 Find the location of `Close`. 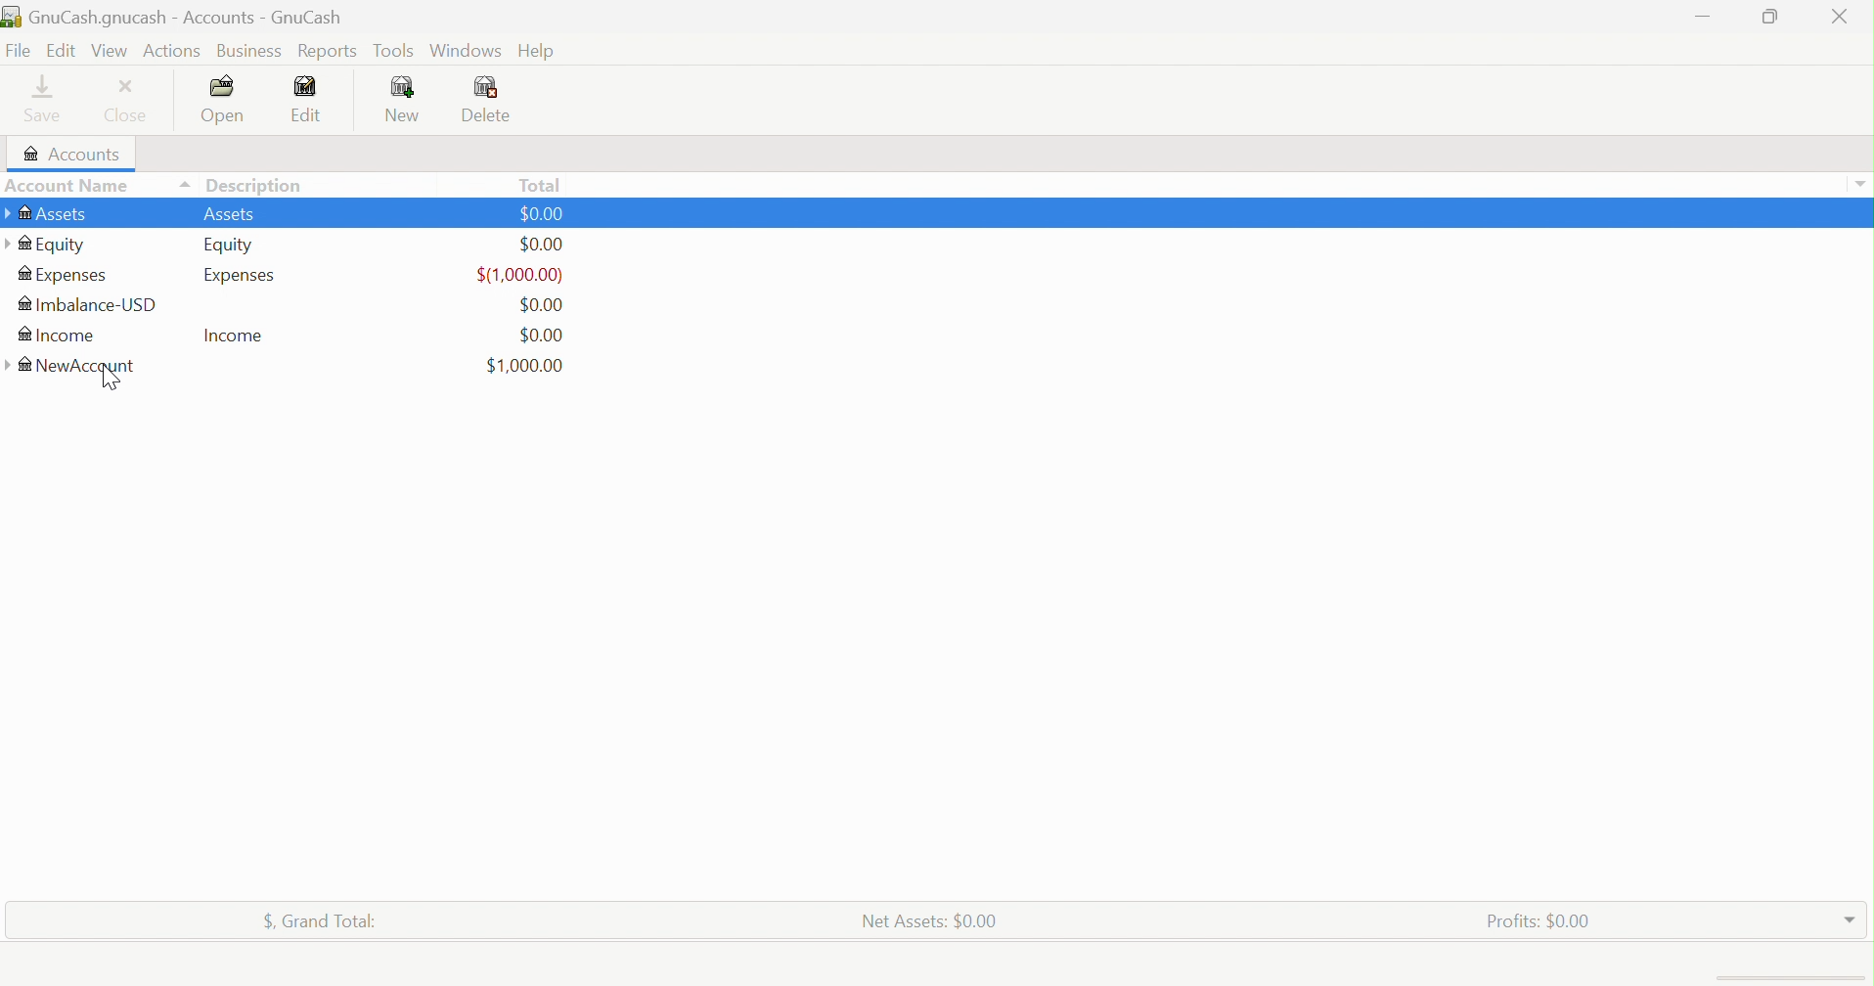

Close is located at coordinates (1847, 15).